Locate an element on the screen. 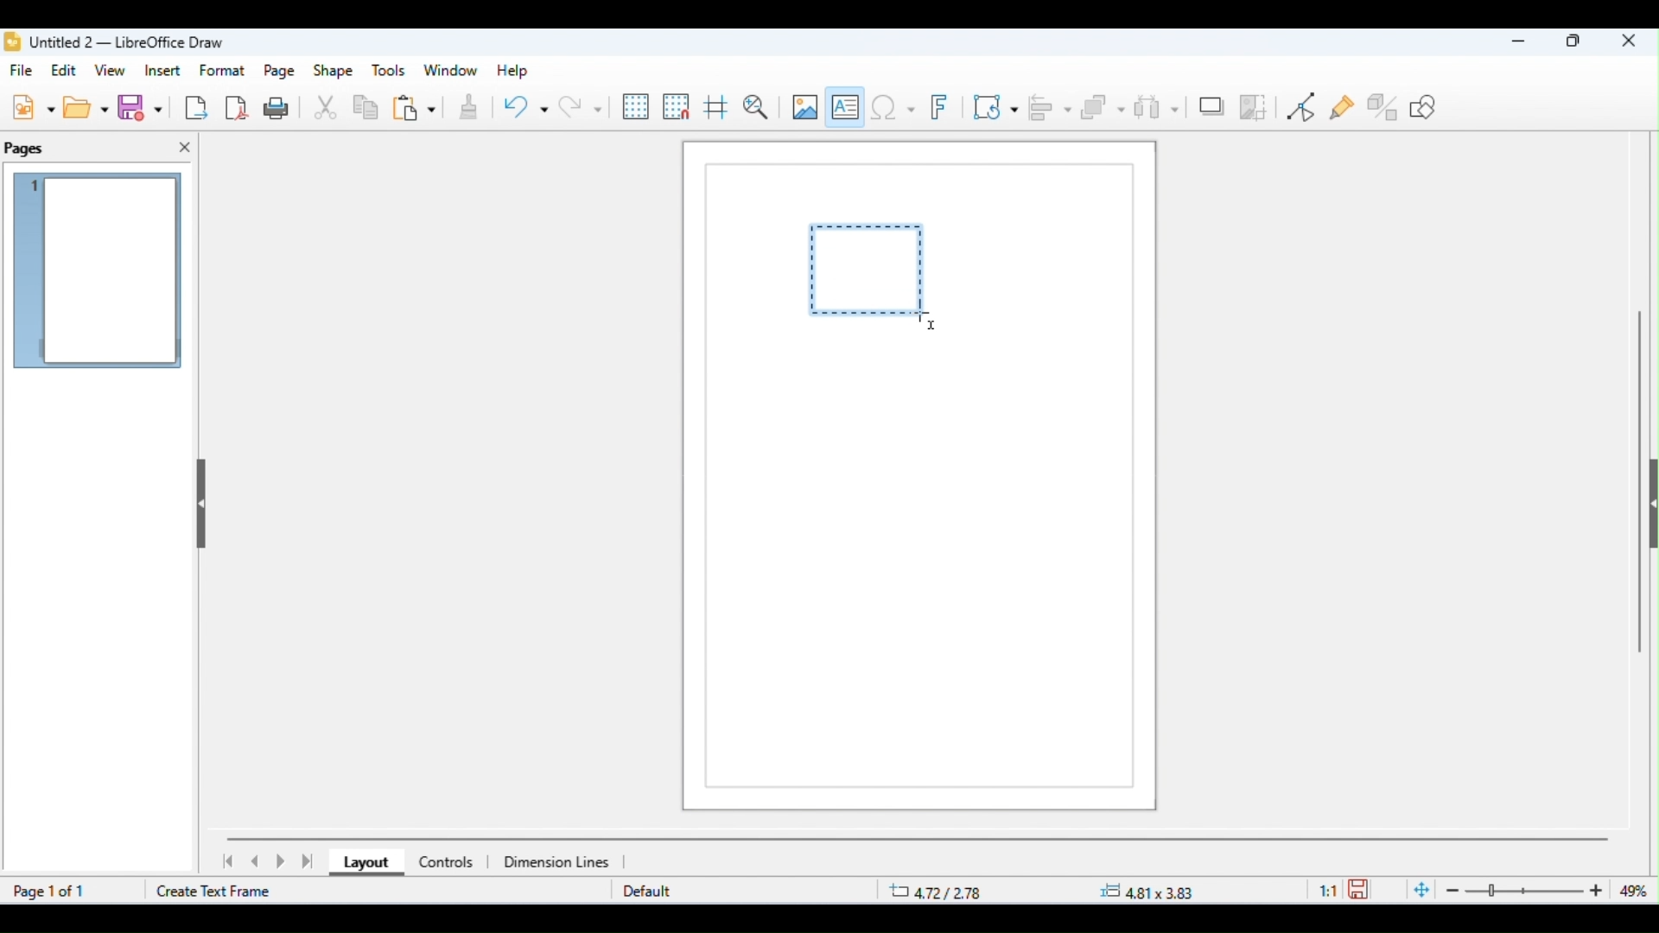 Image resolution: width=1659 pixels, height=933 pixels. show extrusion is located at coordinates (1384, 106).